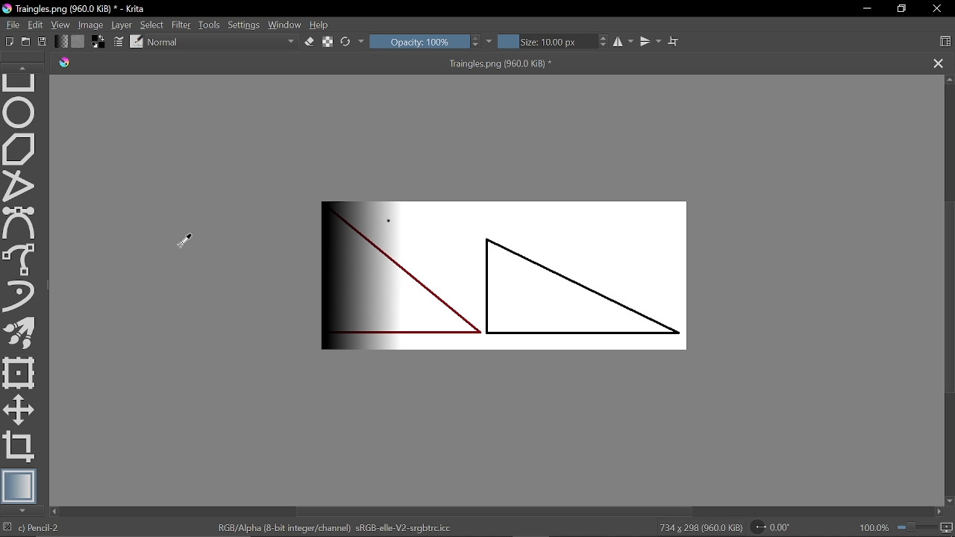  What do you see at coordinates (309, 43) in the screenshot?
I see `Eraser` at bounding box center [309, 43].